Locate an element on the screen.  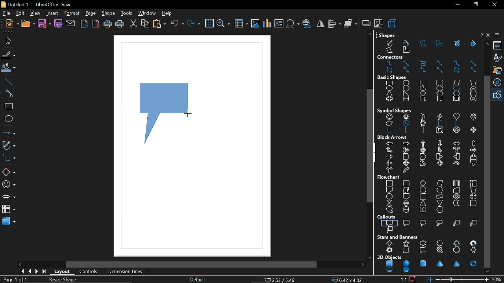
up and right arrow is located at coordinates (389, 150).